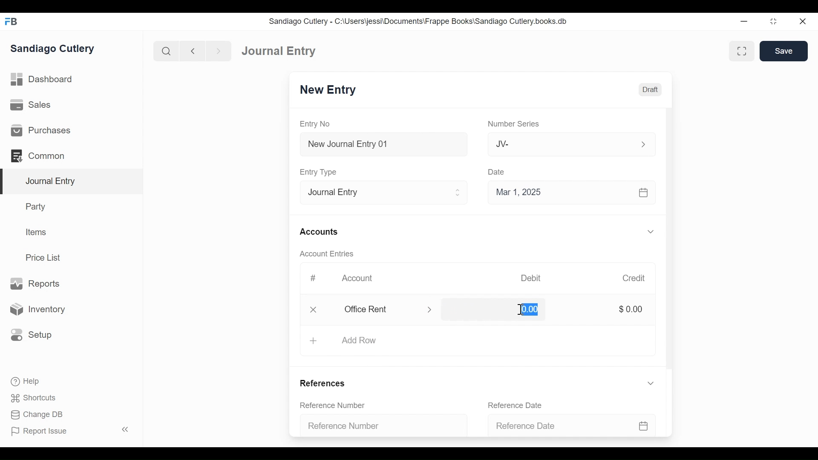 This screenshot has height=460, width=818. Describe the element at coordinates (397, 309) in the screenshot. I see `office rent` at that location.